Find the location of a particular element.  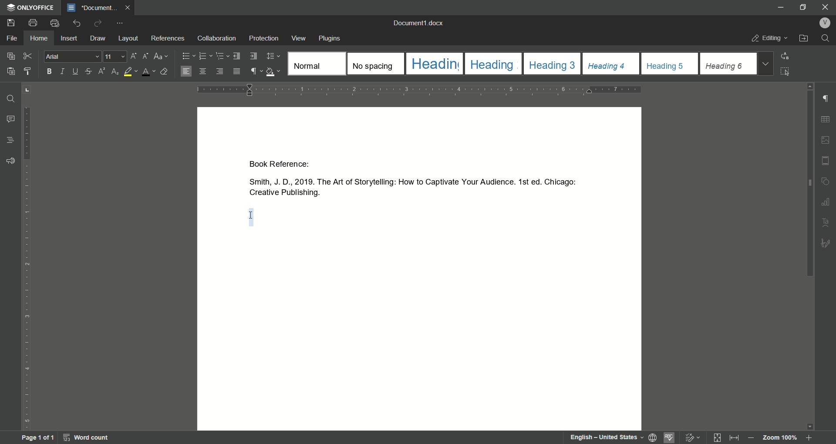

text language is located at coordinates (607, 437).